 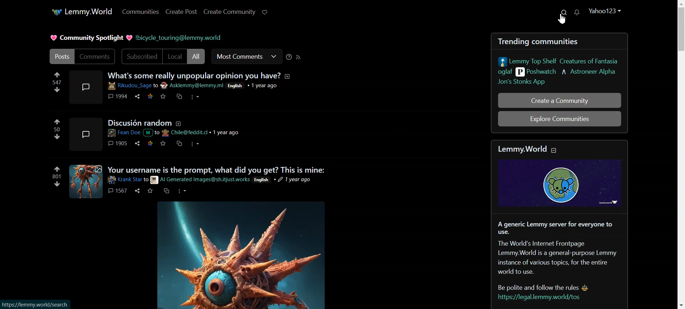 I want to click on Post, so click(x=60, y=57).